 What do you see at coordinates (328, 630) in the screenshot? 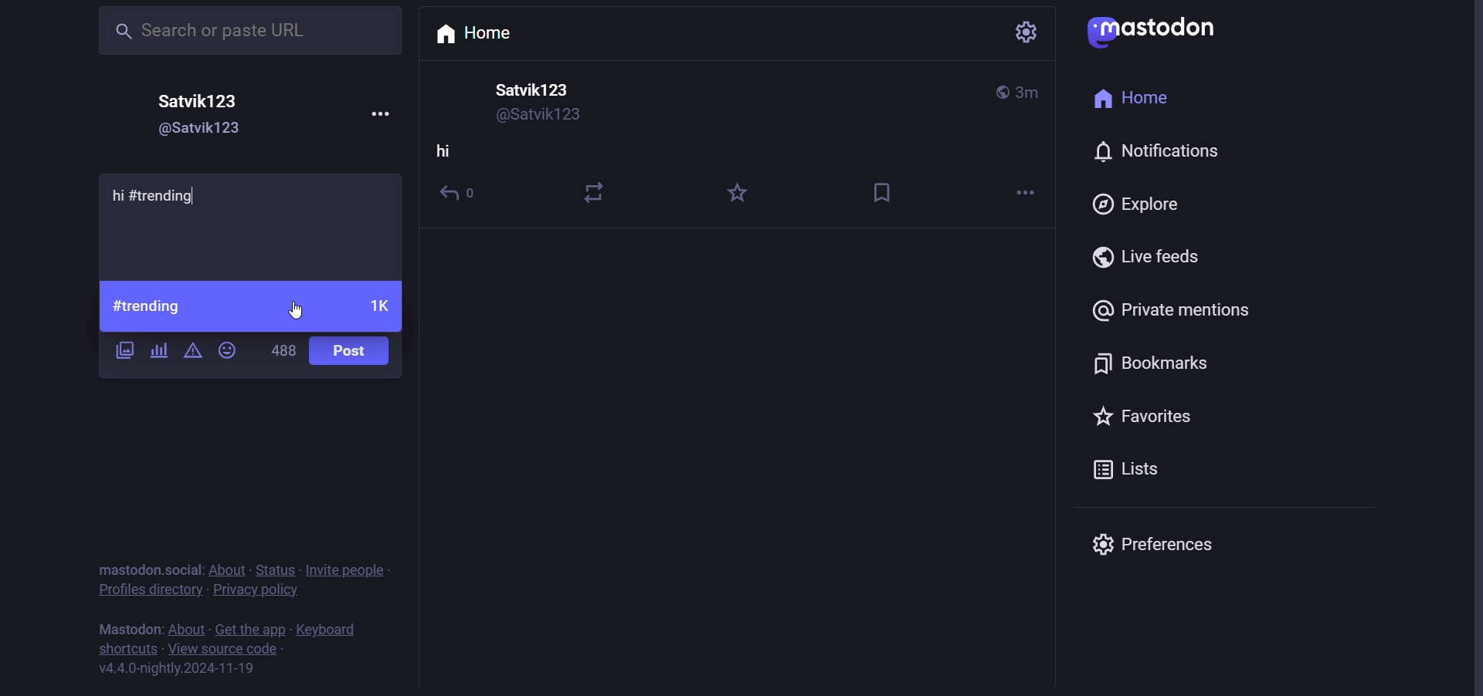
I see `keyboard` at bounding box center [328, 630].